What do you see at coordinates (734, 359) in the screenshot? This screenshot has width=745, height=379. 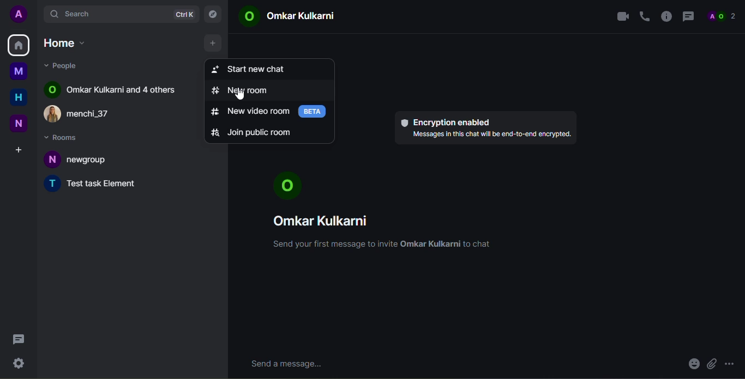 I see `more` at bounding box center [734, 359].